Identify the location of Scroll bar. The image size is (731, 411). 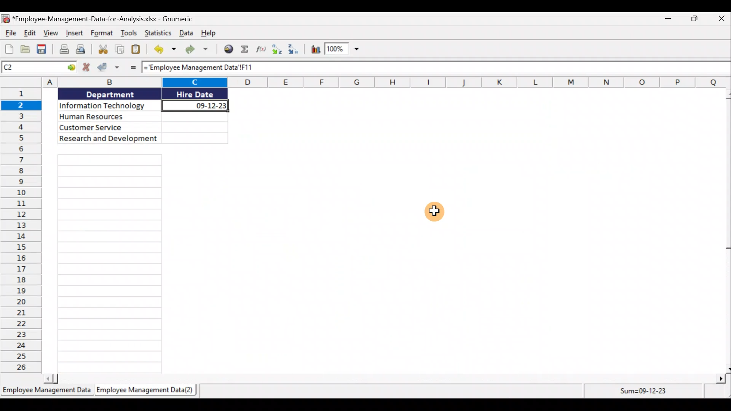
(726, 230).